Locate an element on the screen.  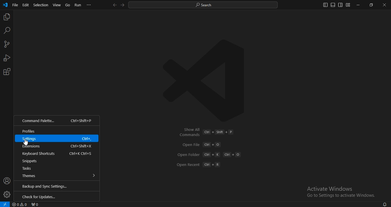
ettings is located at coordinates (58, 138).